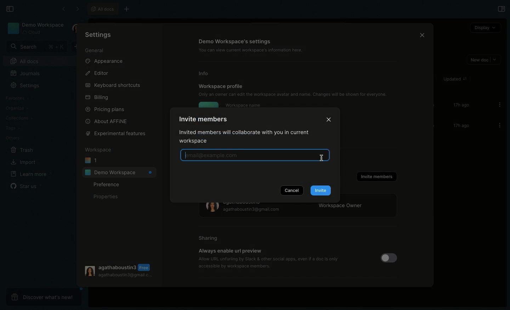  Describe the element at coordinates (96, 73) in the screenshot. I see `Editor` at that location.